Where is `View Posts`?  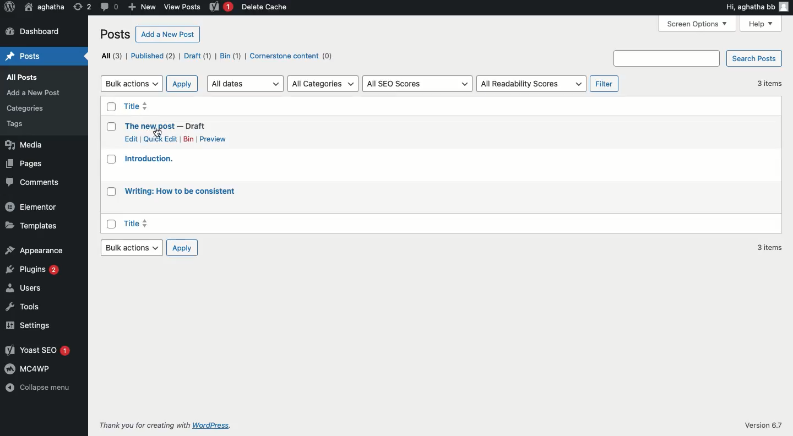
View Posts is located at coordinates (182, 8).